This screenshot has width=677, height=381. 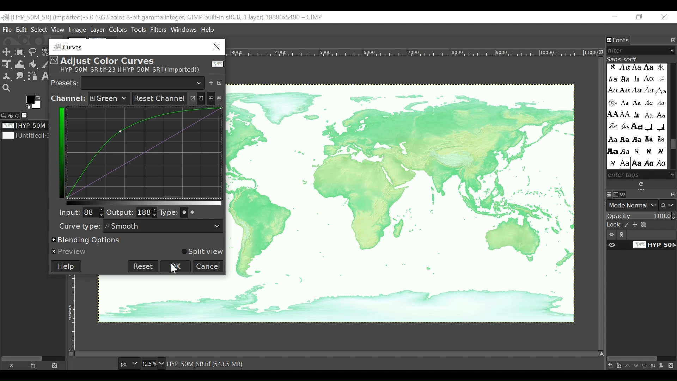 What do you see at coordinates (6, 64) in the screenshot?
I see `Unified Transform tool` at bounding box center [6, 64].